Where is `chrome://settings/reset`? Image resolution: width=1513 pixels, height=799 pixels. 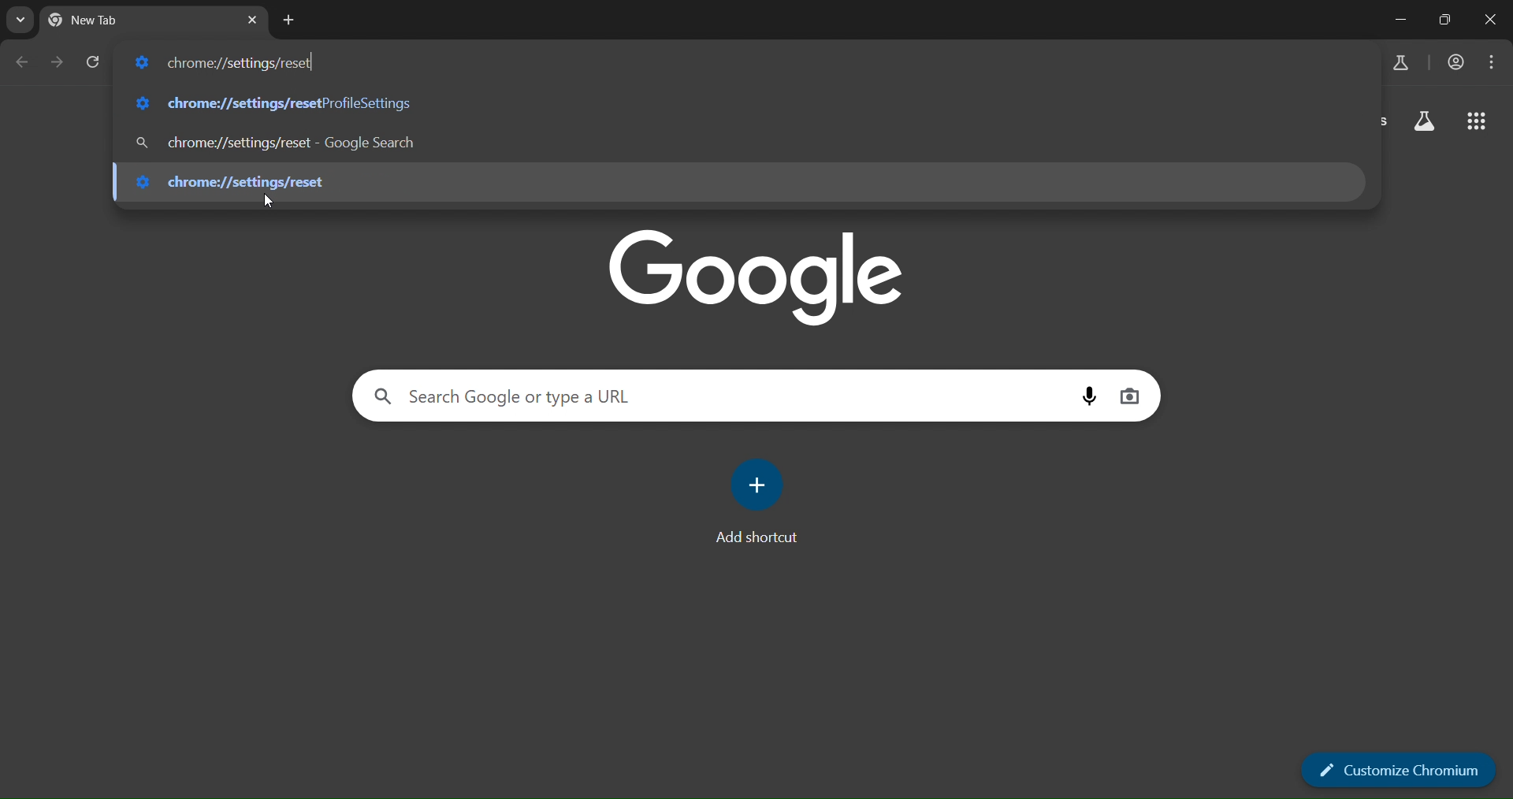 chrome://settings/reset is located at coordinates (277, 100).